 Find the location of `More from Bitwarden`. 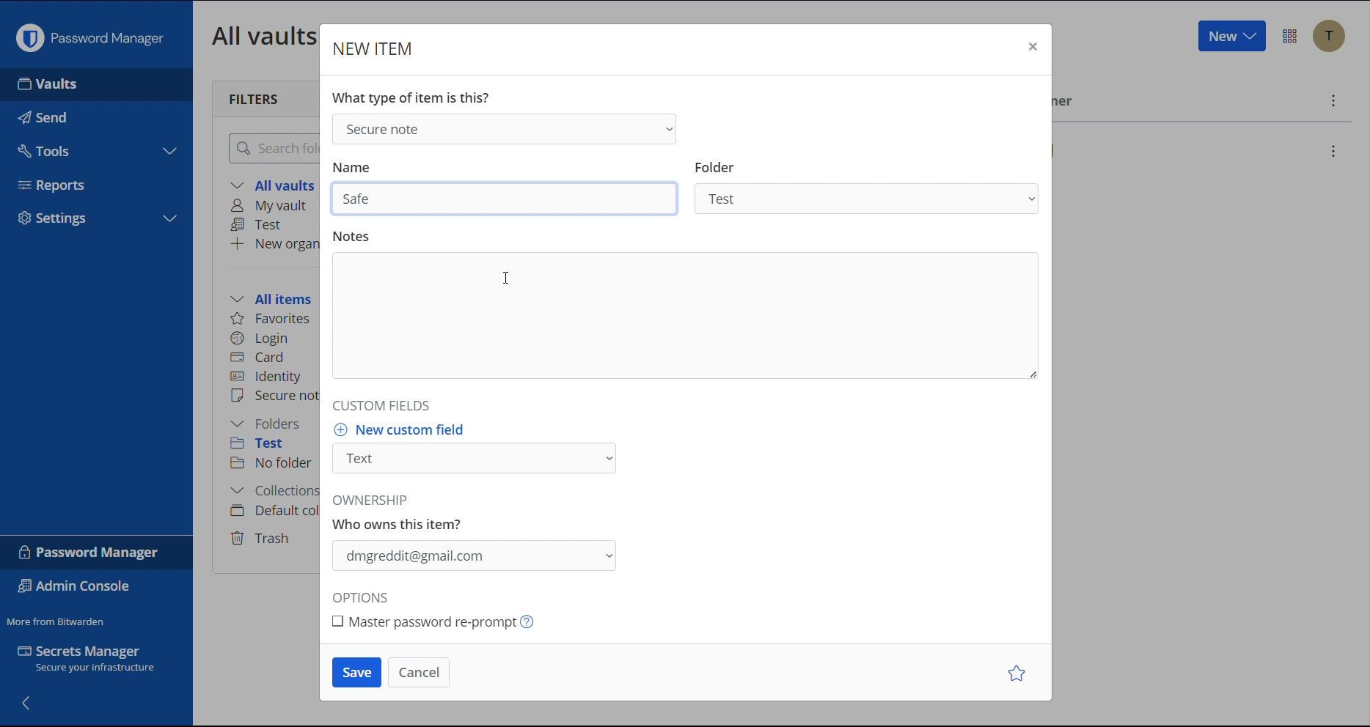

More from Bitwarden is located at coordinates (58, 619).